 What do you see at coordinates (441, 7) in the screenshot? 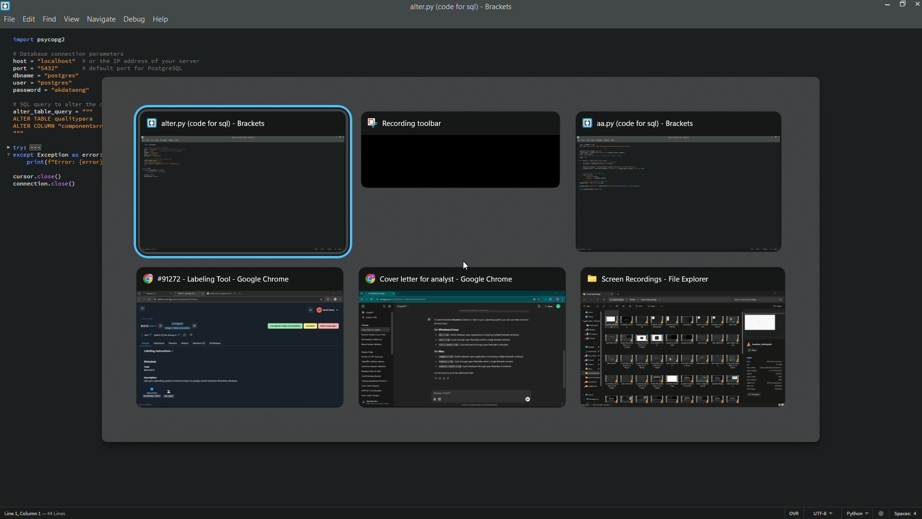
I see `file name` at bounding box center [441, 7].